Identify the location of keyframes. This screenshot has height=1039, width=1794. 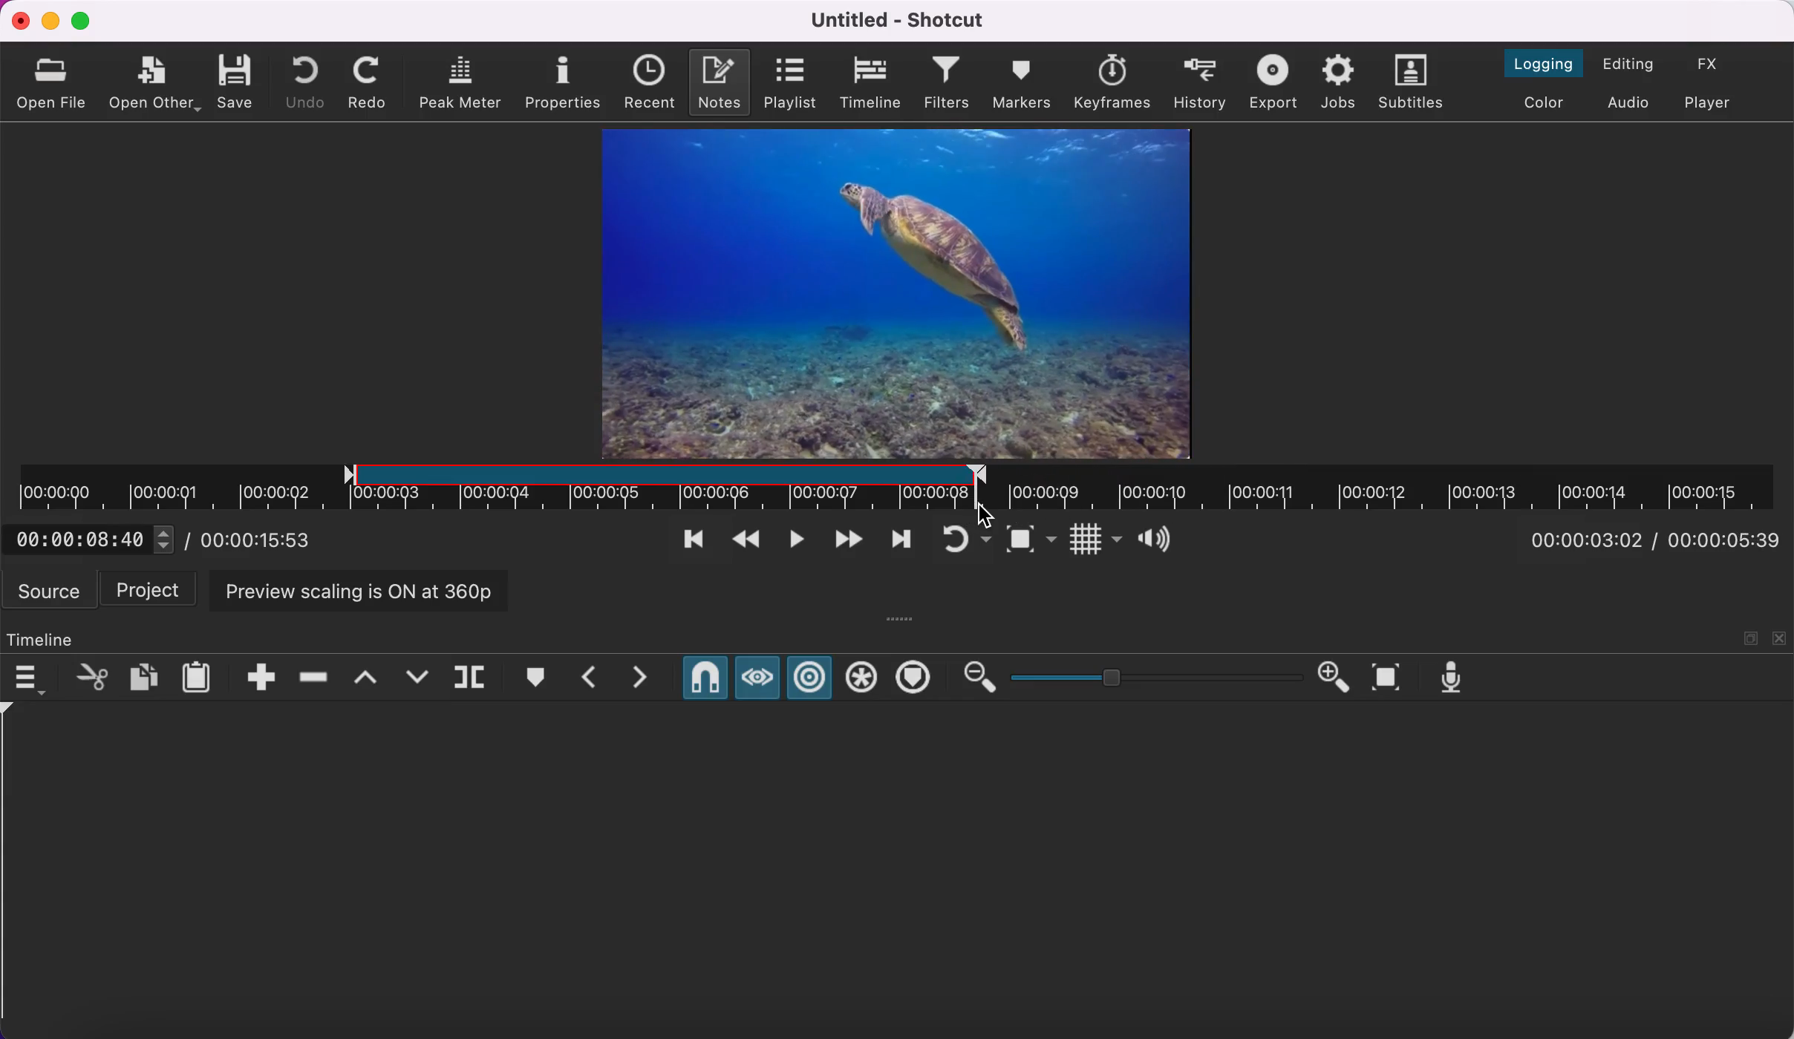
(1115, 81).